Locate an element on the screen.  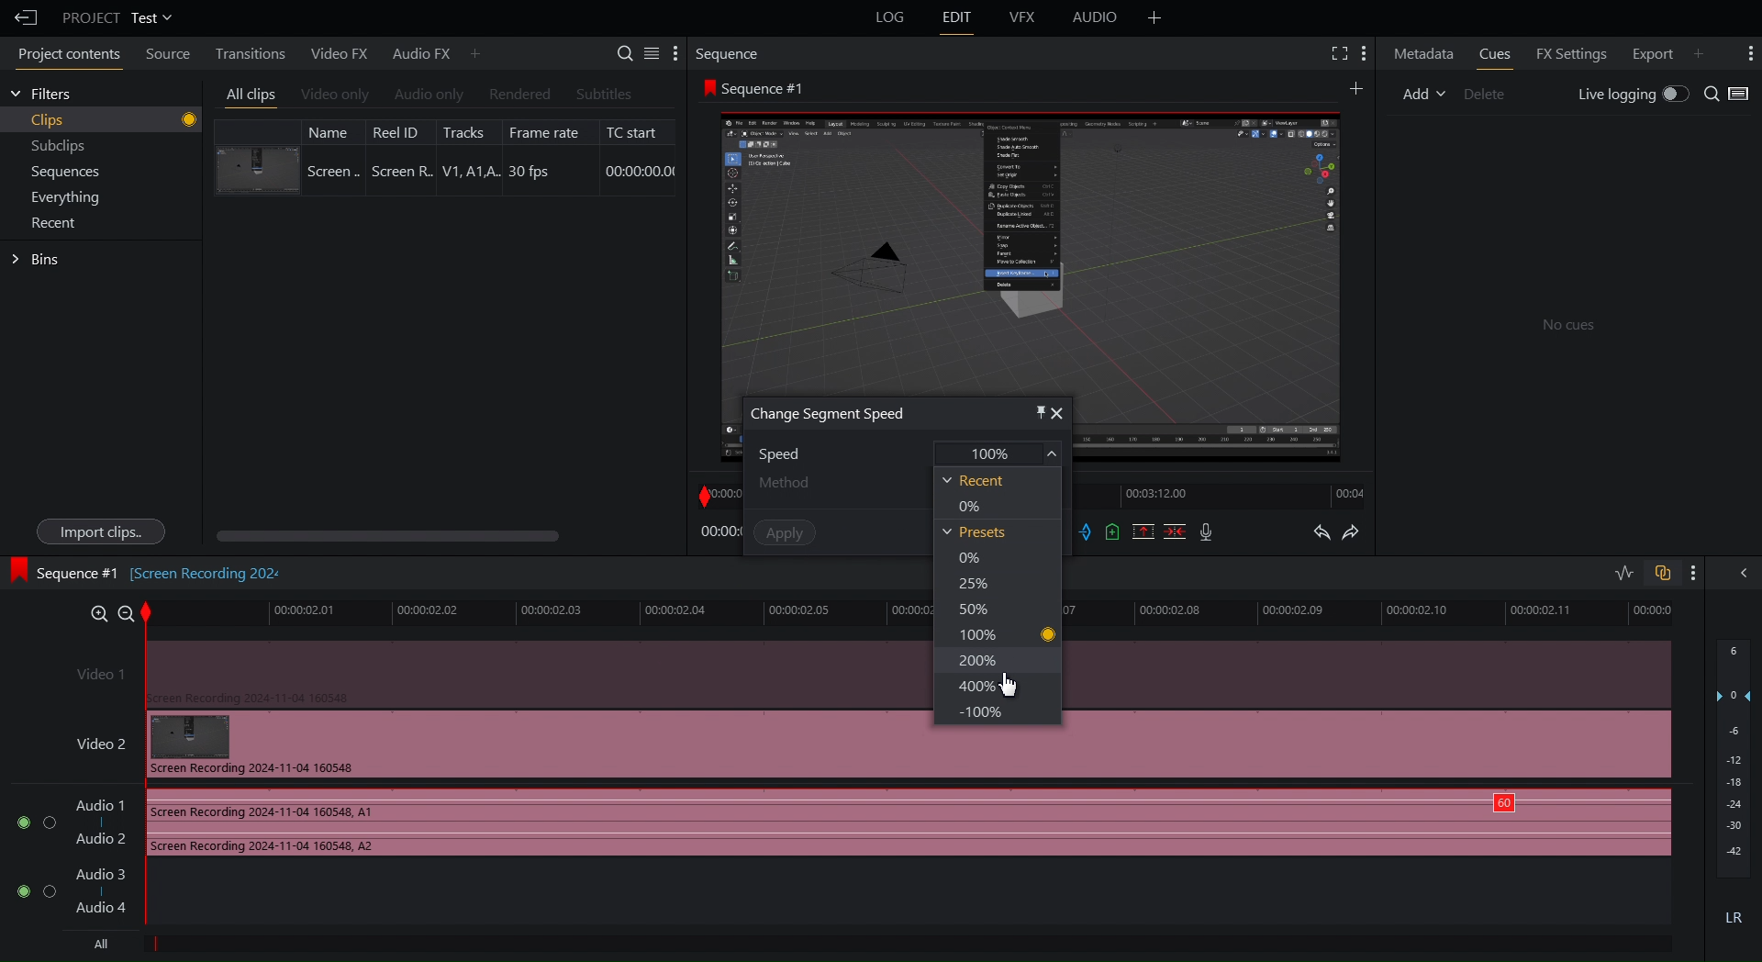
Rendered is located at coordinates (518, 95).